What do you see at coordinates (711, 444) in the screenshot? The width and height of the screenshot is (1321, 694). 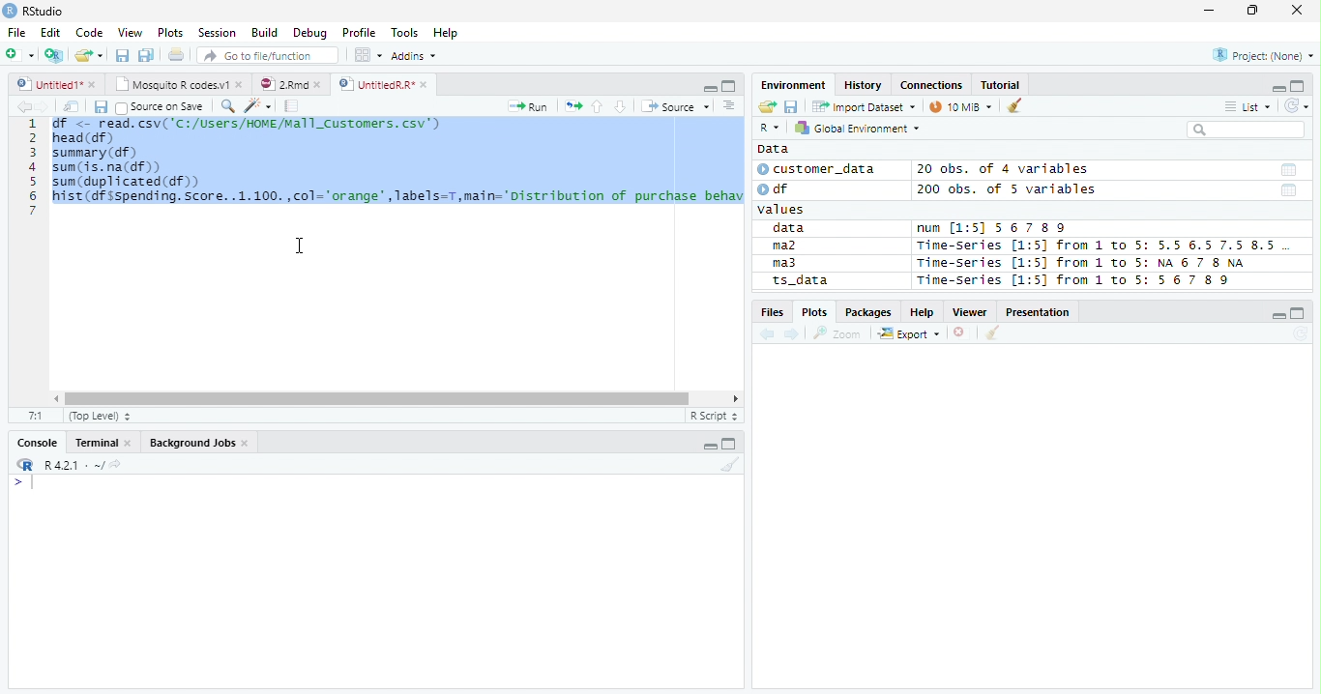 I see `Minimize` at bounding box center [711, 444].